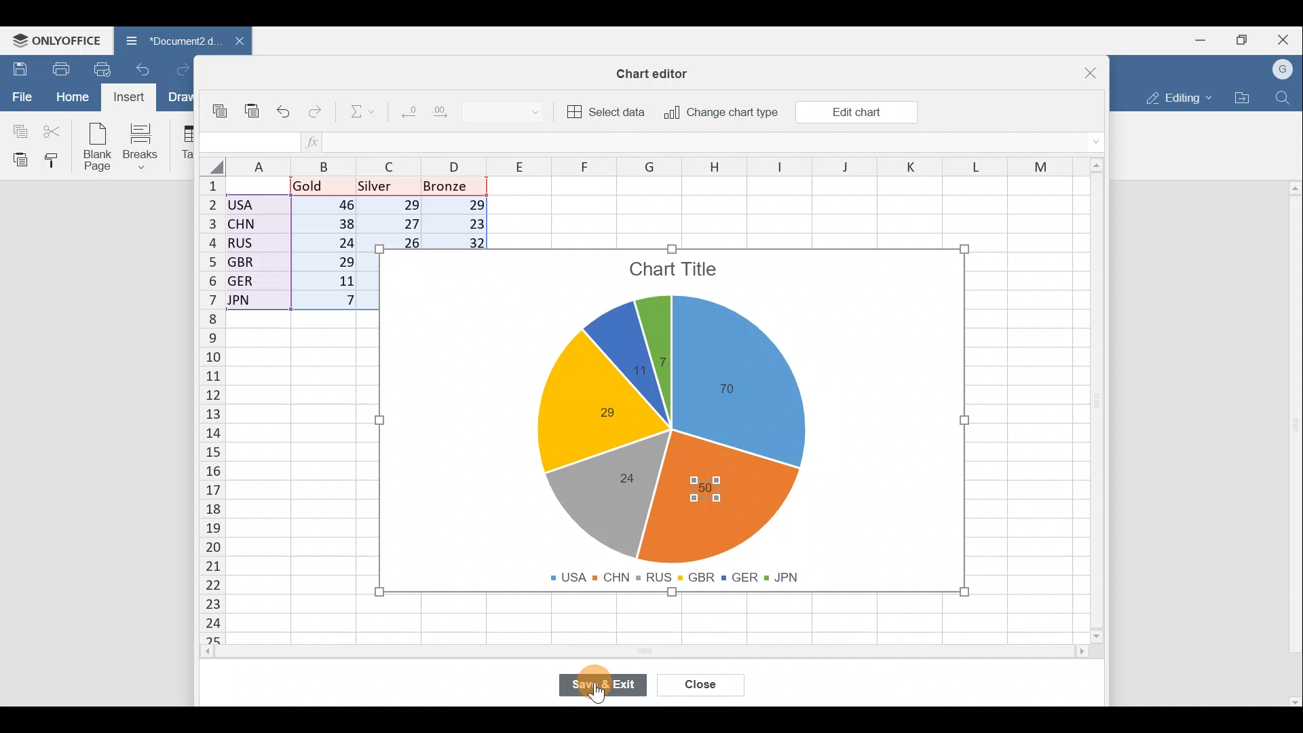  What do you see at coordinates (20, 96) in the screenshot?
I see `File` at bounding box center [20, 96].